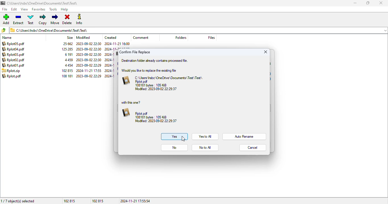 Image resolution: width=388 pixels, height=204 pixels. What do you see at coordinates (368, 3) in the screenshot?
I see `maximize` at bounding box center [368, 3].